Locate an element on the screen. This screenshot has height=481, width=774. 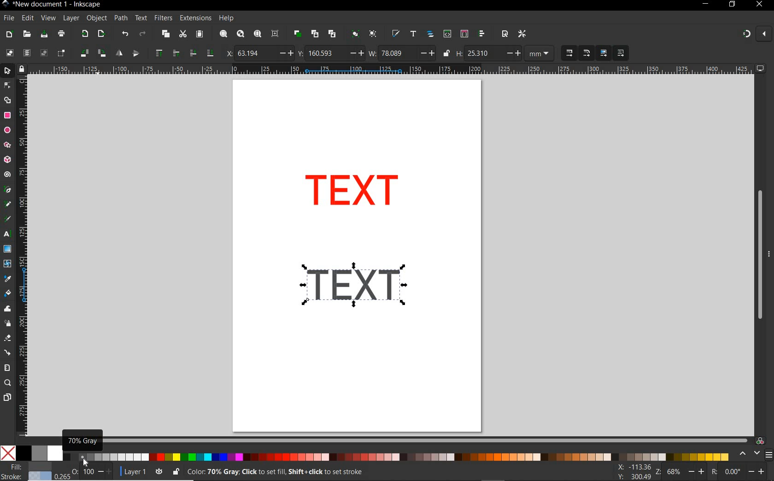
open document properties is located at coordinates (504, 34).